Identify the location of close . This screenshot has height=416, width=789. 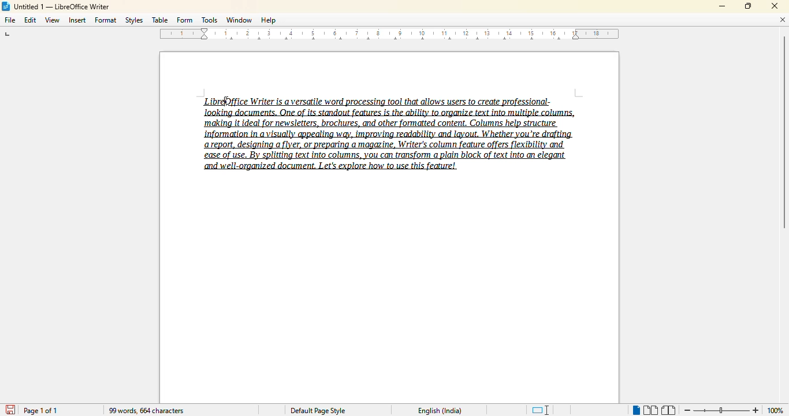
(775, 6).